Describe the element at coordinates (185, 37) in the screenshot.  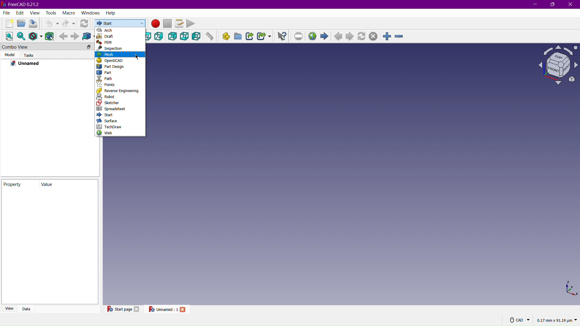
I see `Bottom` at that location.